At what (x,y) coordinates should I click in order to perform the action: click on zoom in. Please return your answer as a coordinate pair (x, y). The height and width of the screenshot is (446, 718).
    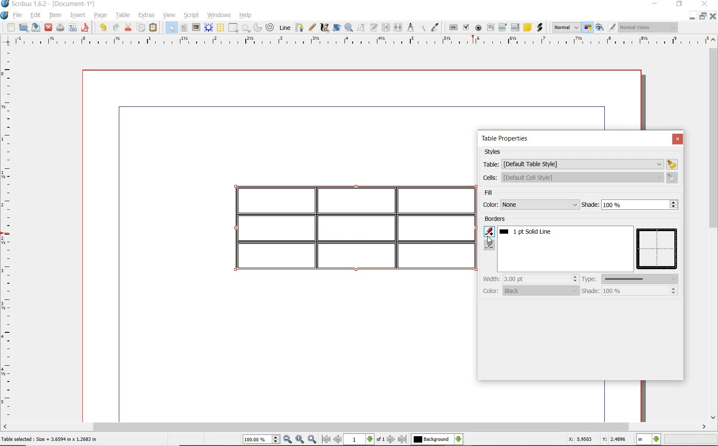
    Looking at the image, I should click on (312, 439).